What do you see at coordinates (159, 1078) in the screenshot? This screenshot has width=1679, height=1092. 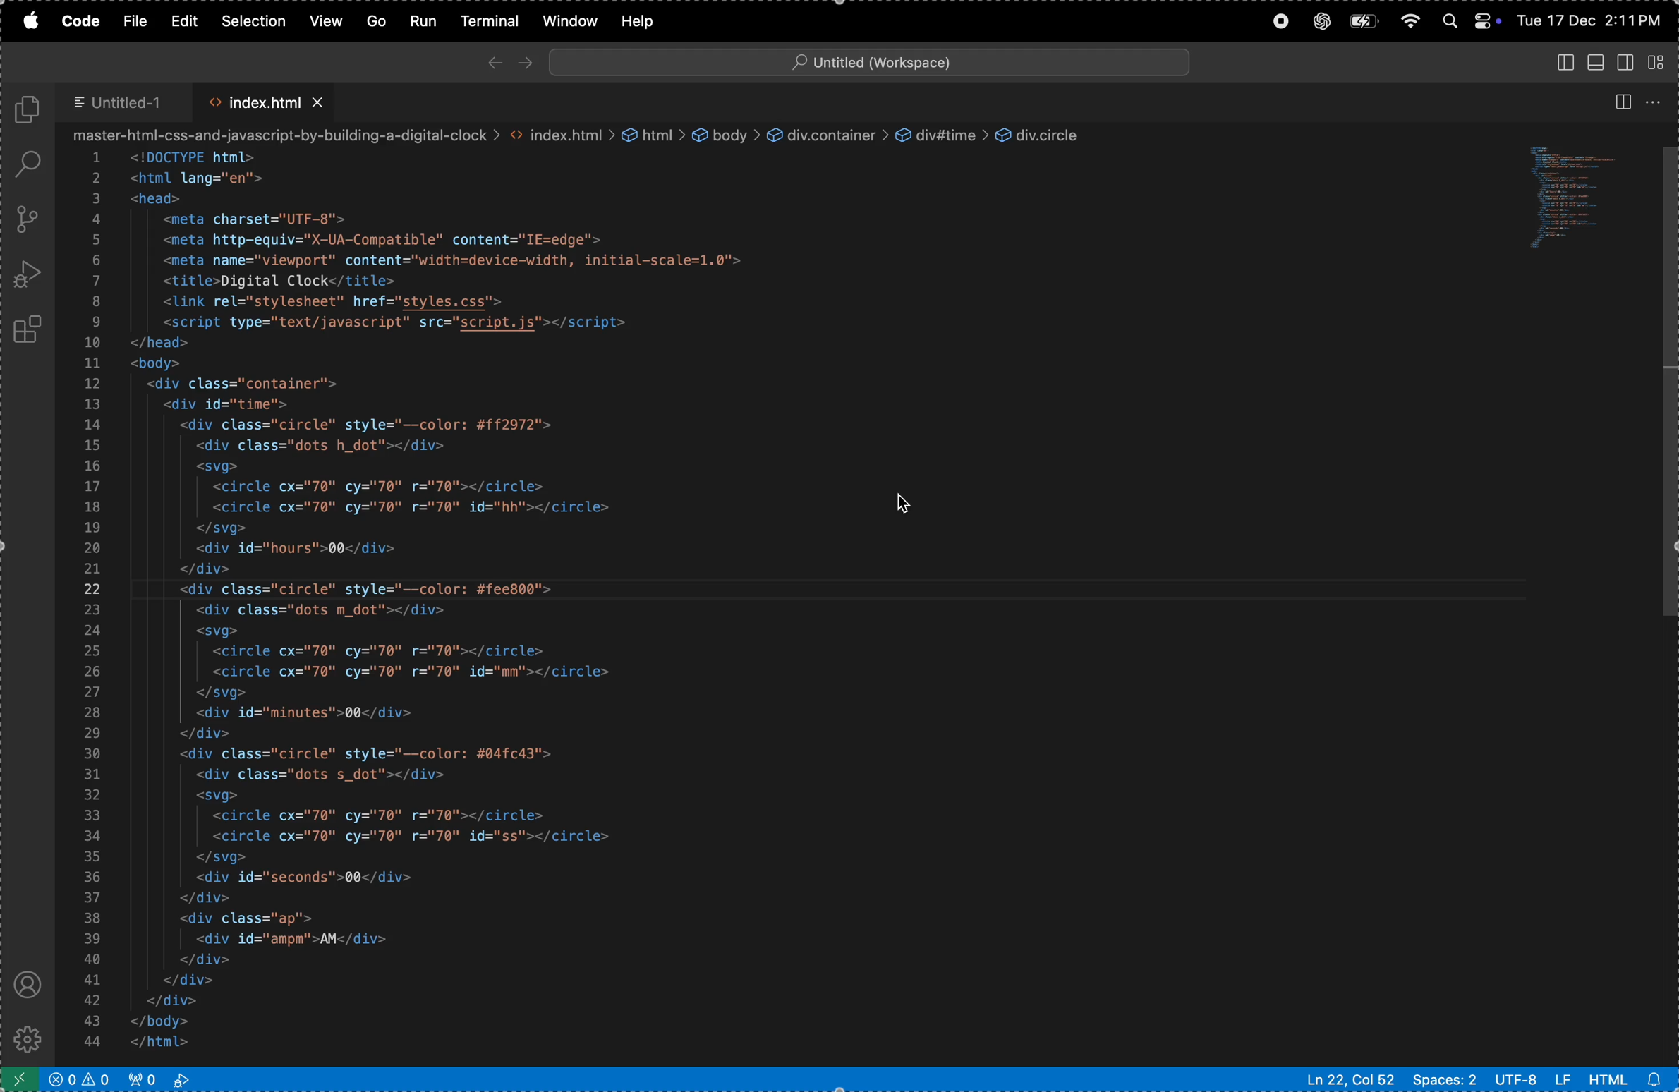 I see `view port` at bounding box center [159, 1078].